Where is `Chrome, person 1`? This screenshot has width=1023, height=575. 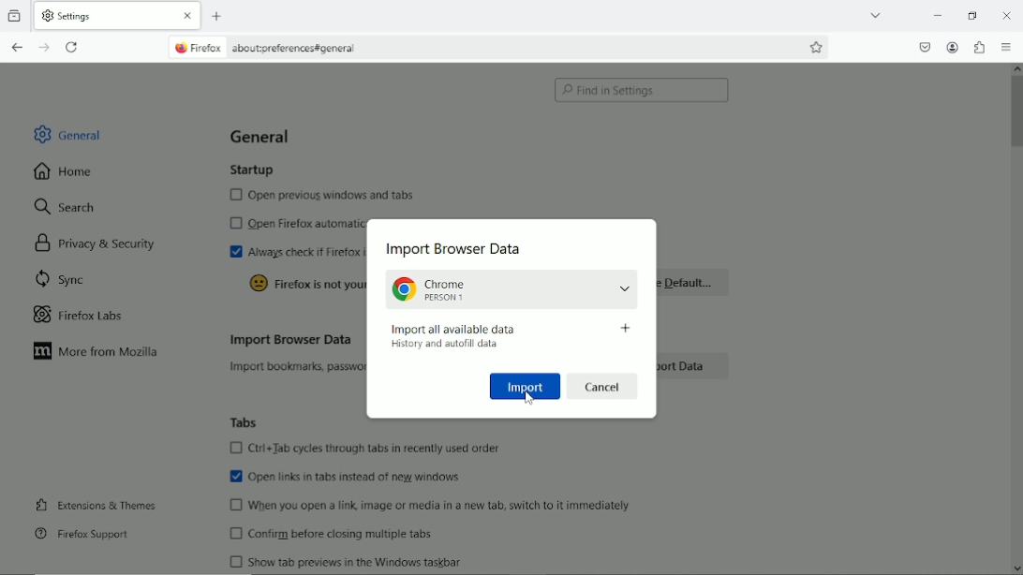 Chrome, person 1 is located at coordinates (507, 290).